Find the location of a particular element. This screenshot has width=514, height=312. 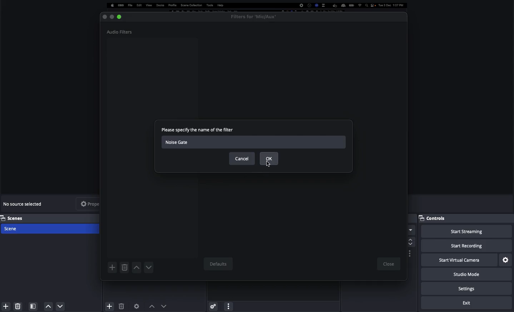

Delete is located at coordinates (124, 268).